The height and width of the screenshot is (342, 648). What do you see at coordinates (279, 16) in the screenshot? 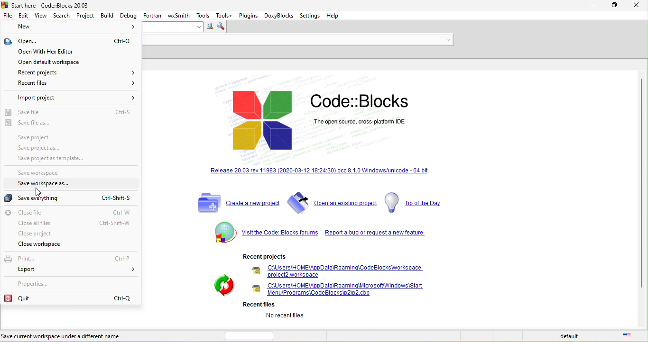
I see `doxyblocks` at bounding box center [279, 16].